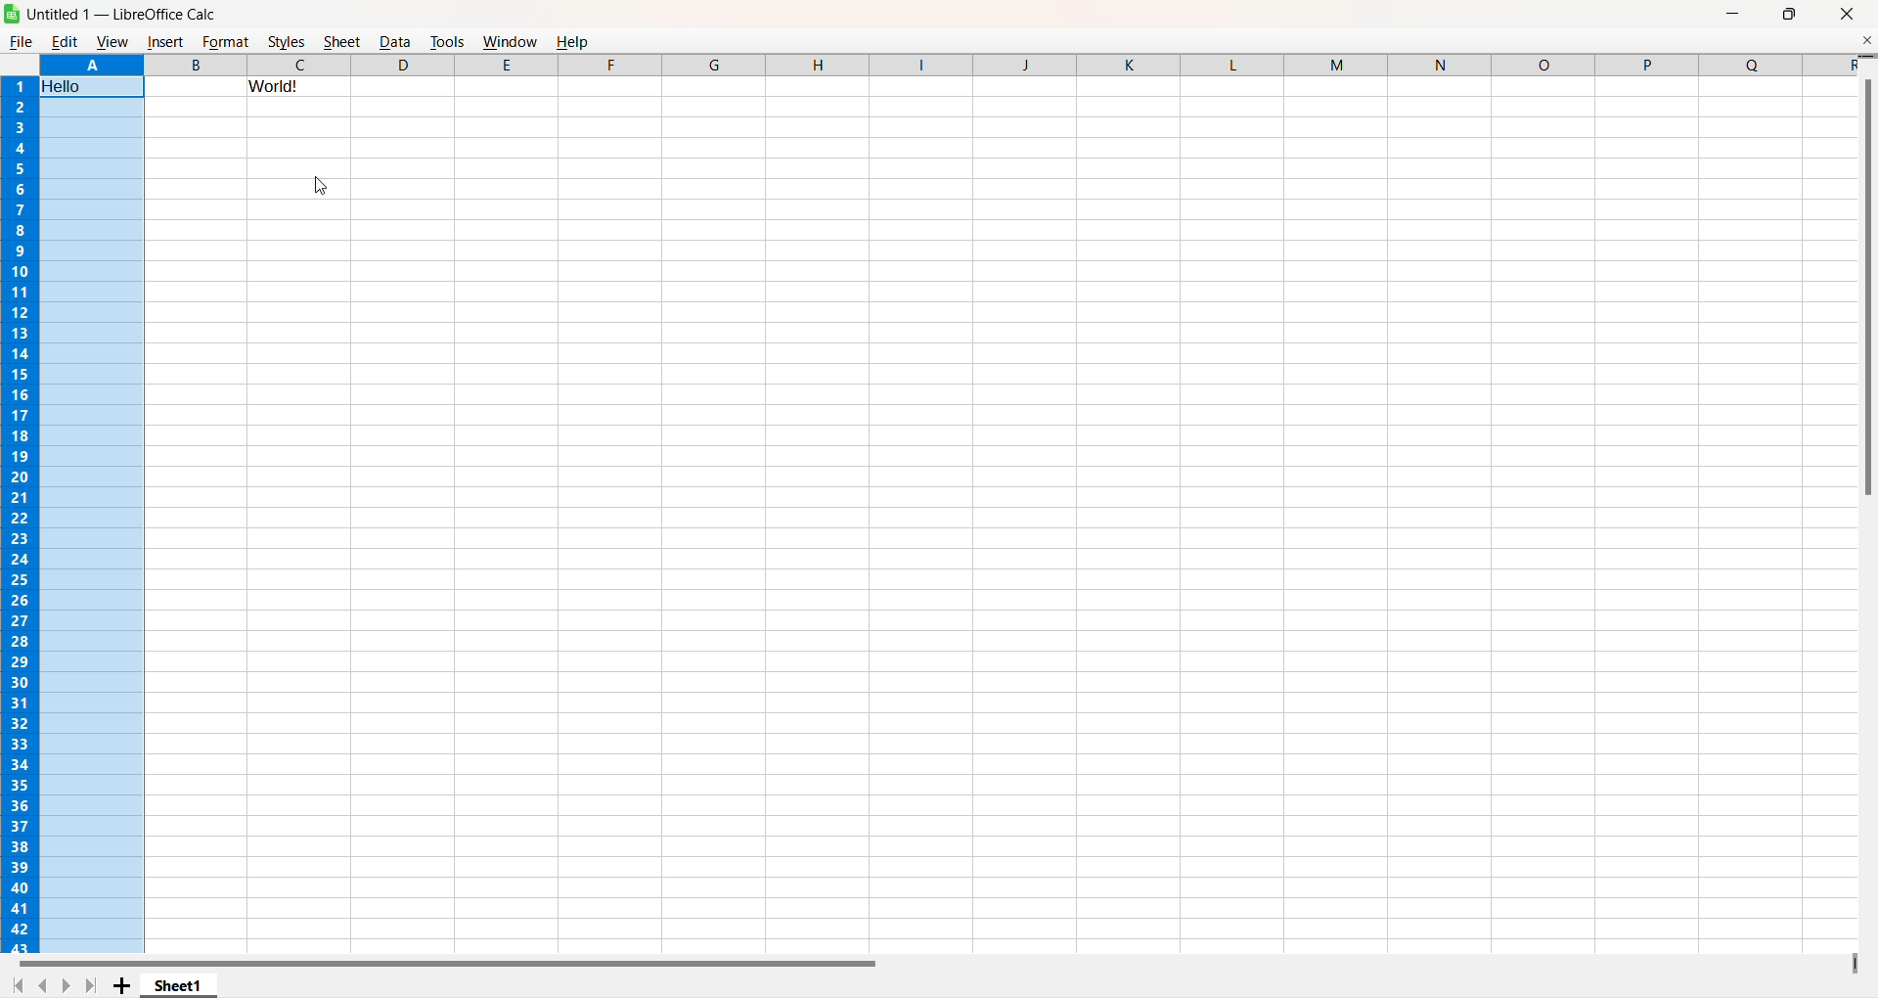 This screenshot has width=1878, height=998. What do you see at coordinates (93, 526) in the screenshot?
I see `column A selected` at bounding box center [93, 526].